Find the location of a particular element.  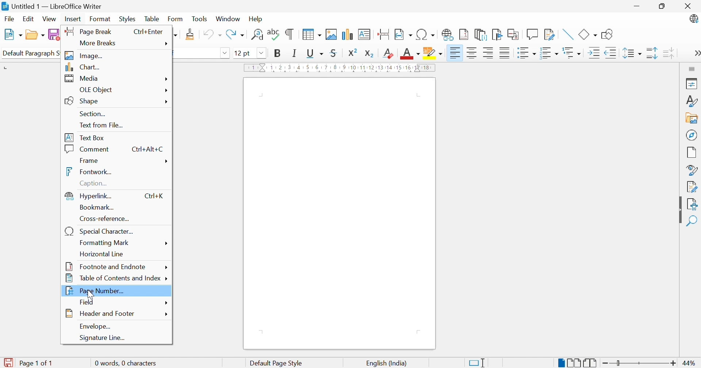

Font color is located at coordinates (411, 54).